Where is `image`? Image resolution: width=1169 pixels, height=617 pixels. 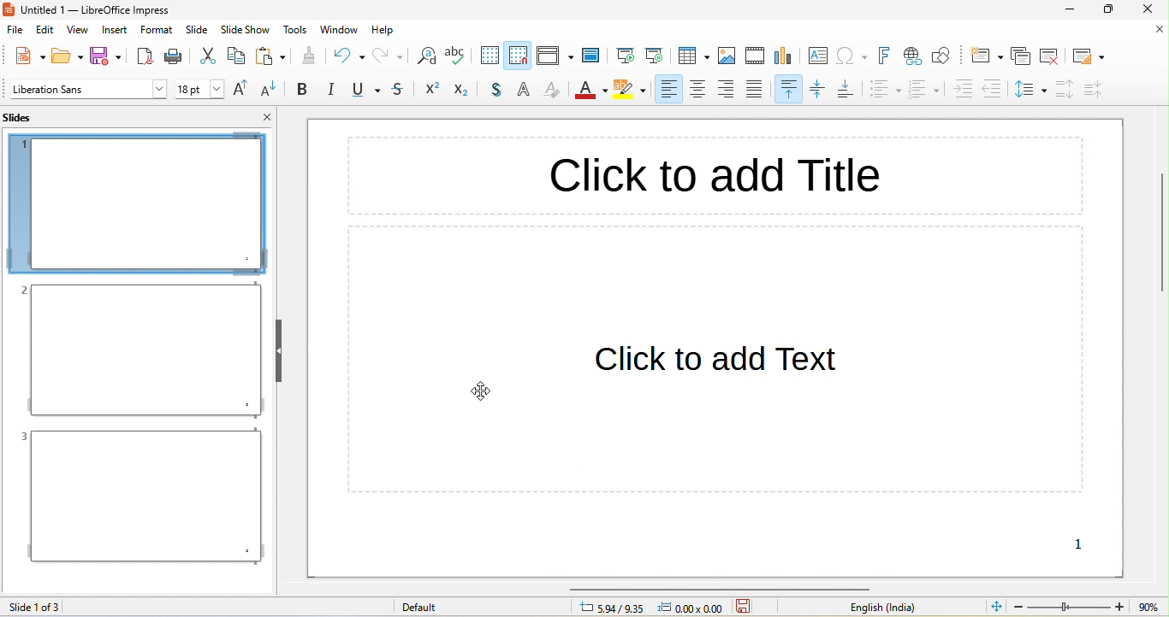 image is located at coordinates (728, 56).